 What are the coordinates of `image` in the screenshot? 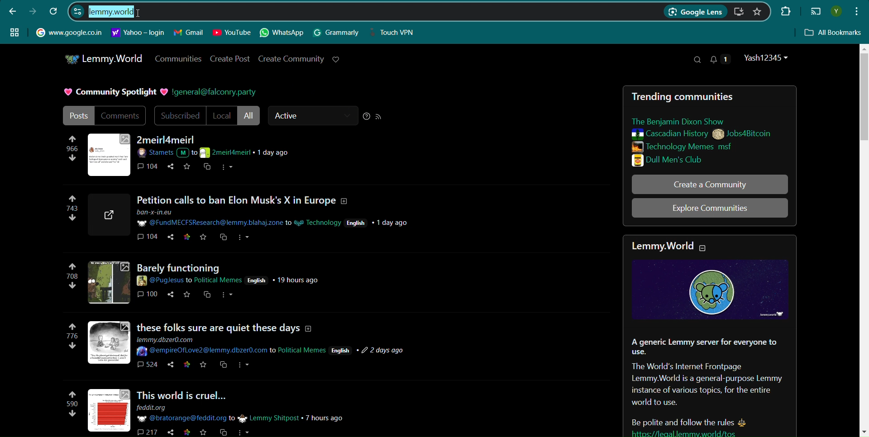 It's located at (110, 342).